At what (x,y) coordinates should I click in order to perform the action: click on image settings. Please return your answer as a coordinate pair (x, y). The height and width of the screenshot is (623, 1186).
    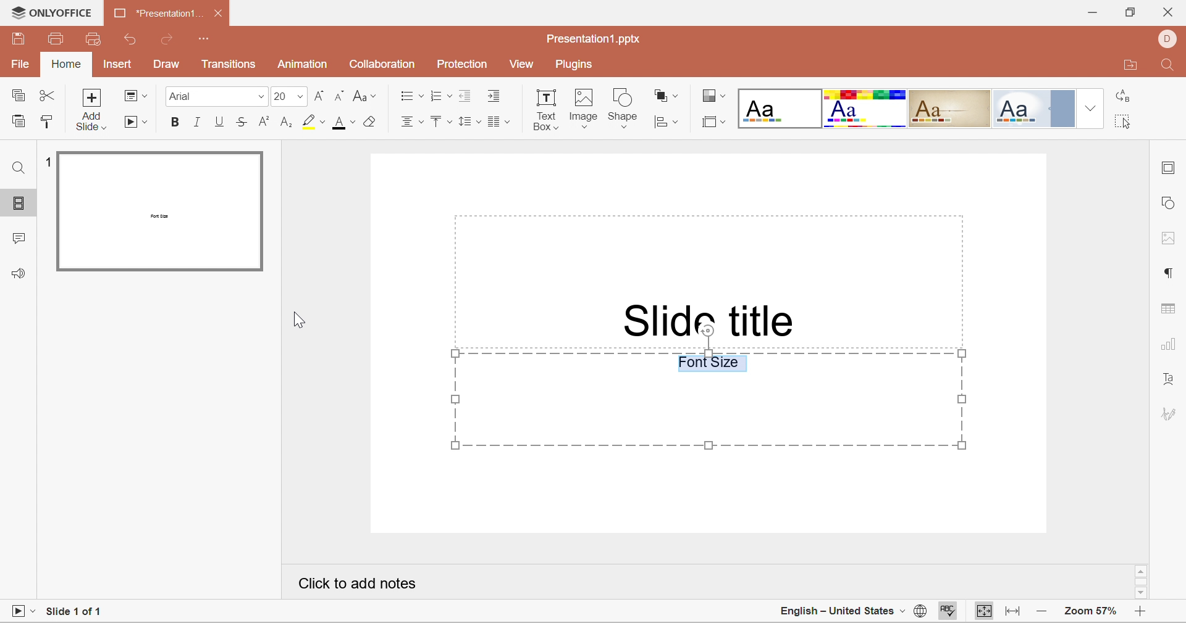
    Looking at the image, I should click on (1169, 238).